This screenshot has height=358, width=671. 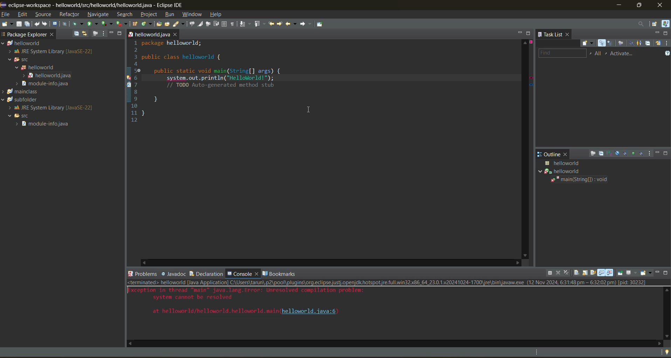 I want to click on refractor, so click(x=69, y=14).